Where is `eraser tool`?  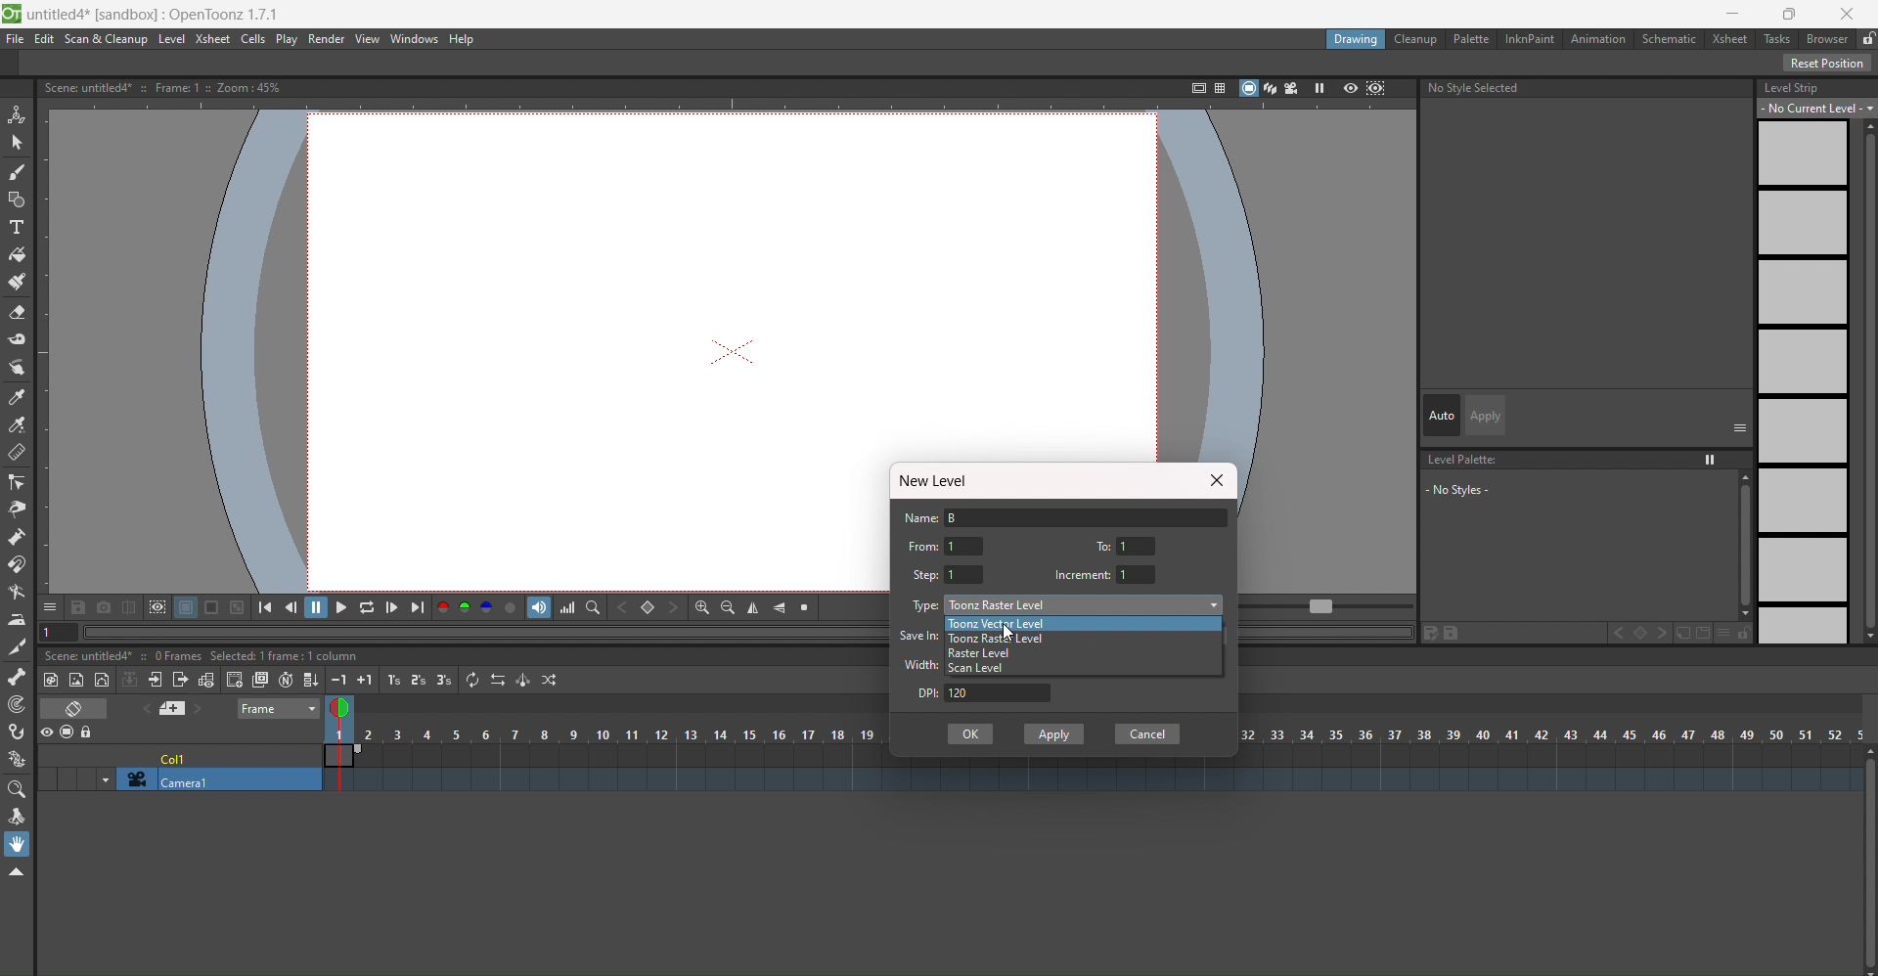 eraser tool is located at coordinates (18, 312).